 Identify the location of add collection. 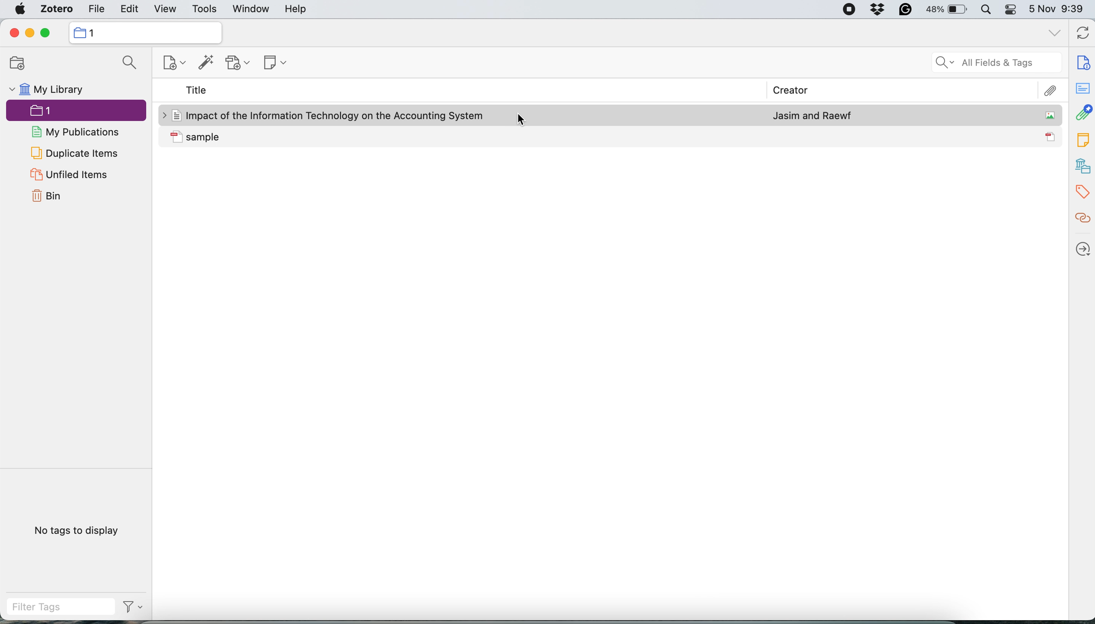
(20, 64).